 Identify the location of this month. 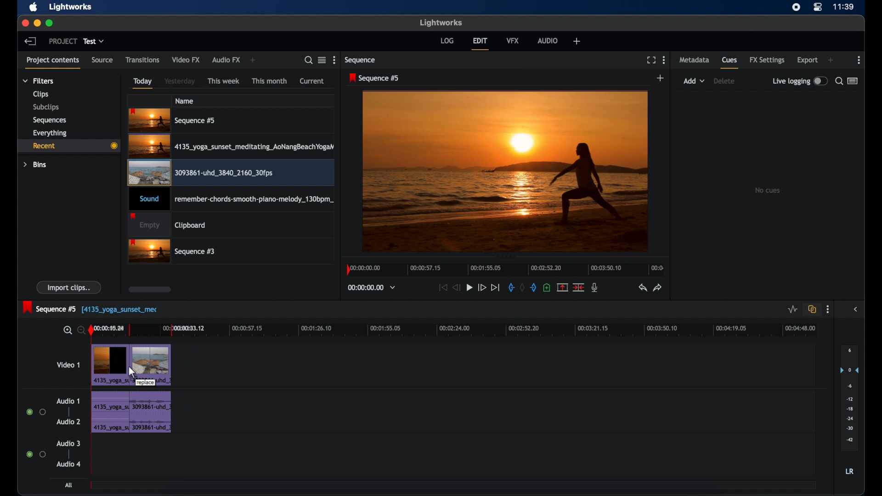
(269, 81).